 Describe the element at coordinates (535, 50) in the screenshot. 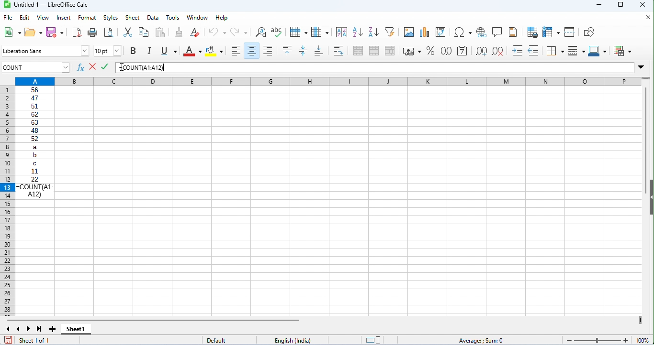

I see `decrease indent` at that location.